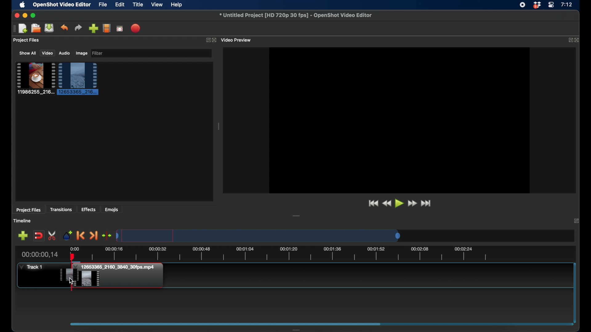 The width and height of the screenshot is (591, 332). What do you see at coordinates (78, 79) in the screenshot?
I see `clip selected` at bounding box center [78, 79].